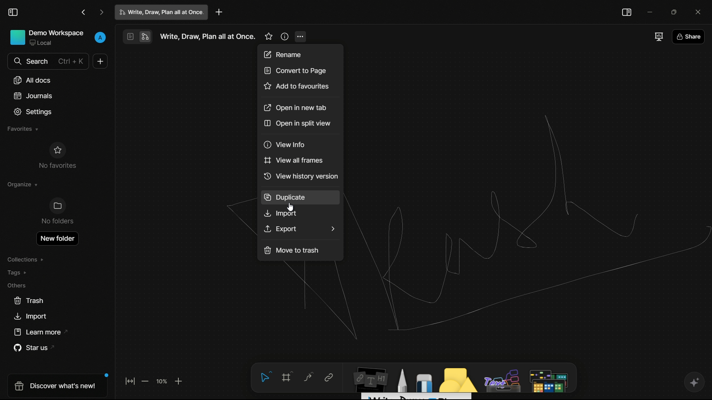 Image resolution: width=712 pixels, height=400 pixels. Describe the element at coordinates (219, 12) in the screenshot. I see `new project` at that location.